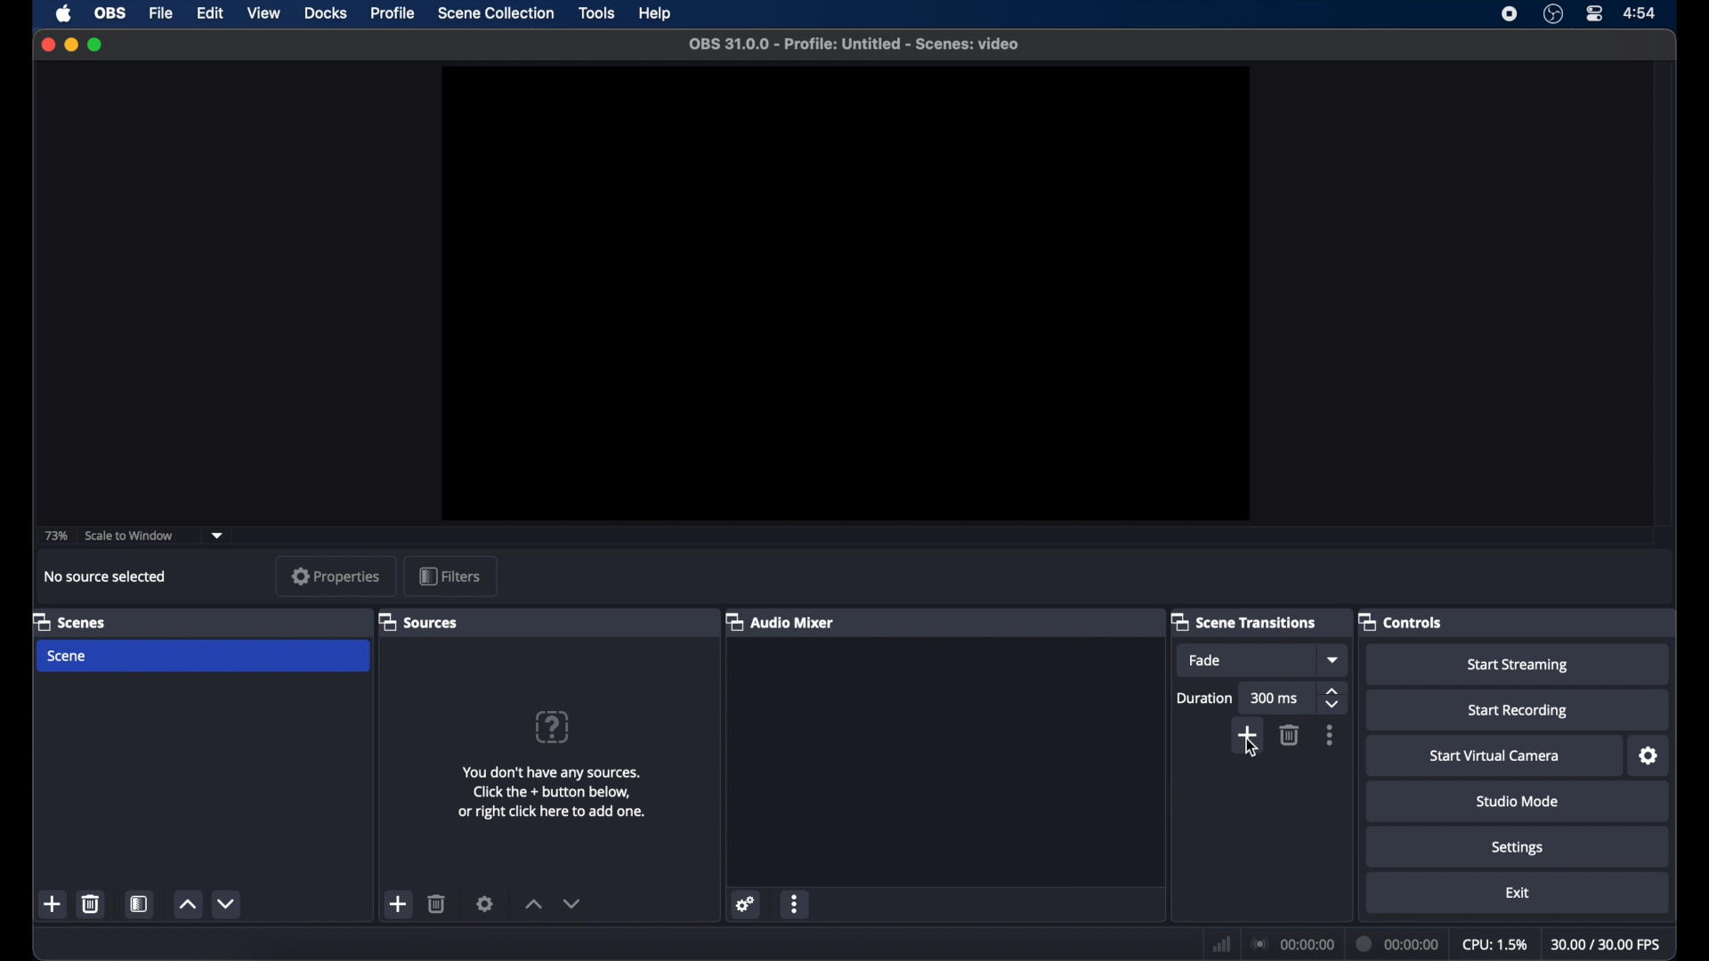 The image size is (1709, 961). What do you see at coordinates (1649, 756) in the screenshot?
I see `settings` at bounding box center [1649, 756].